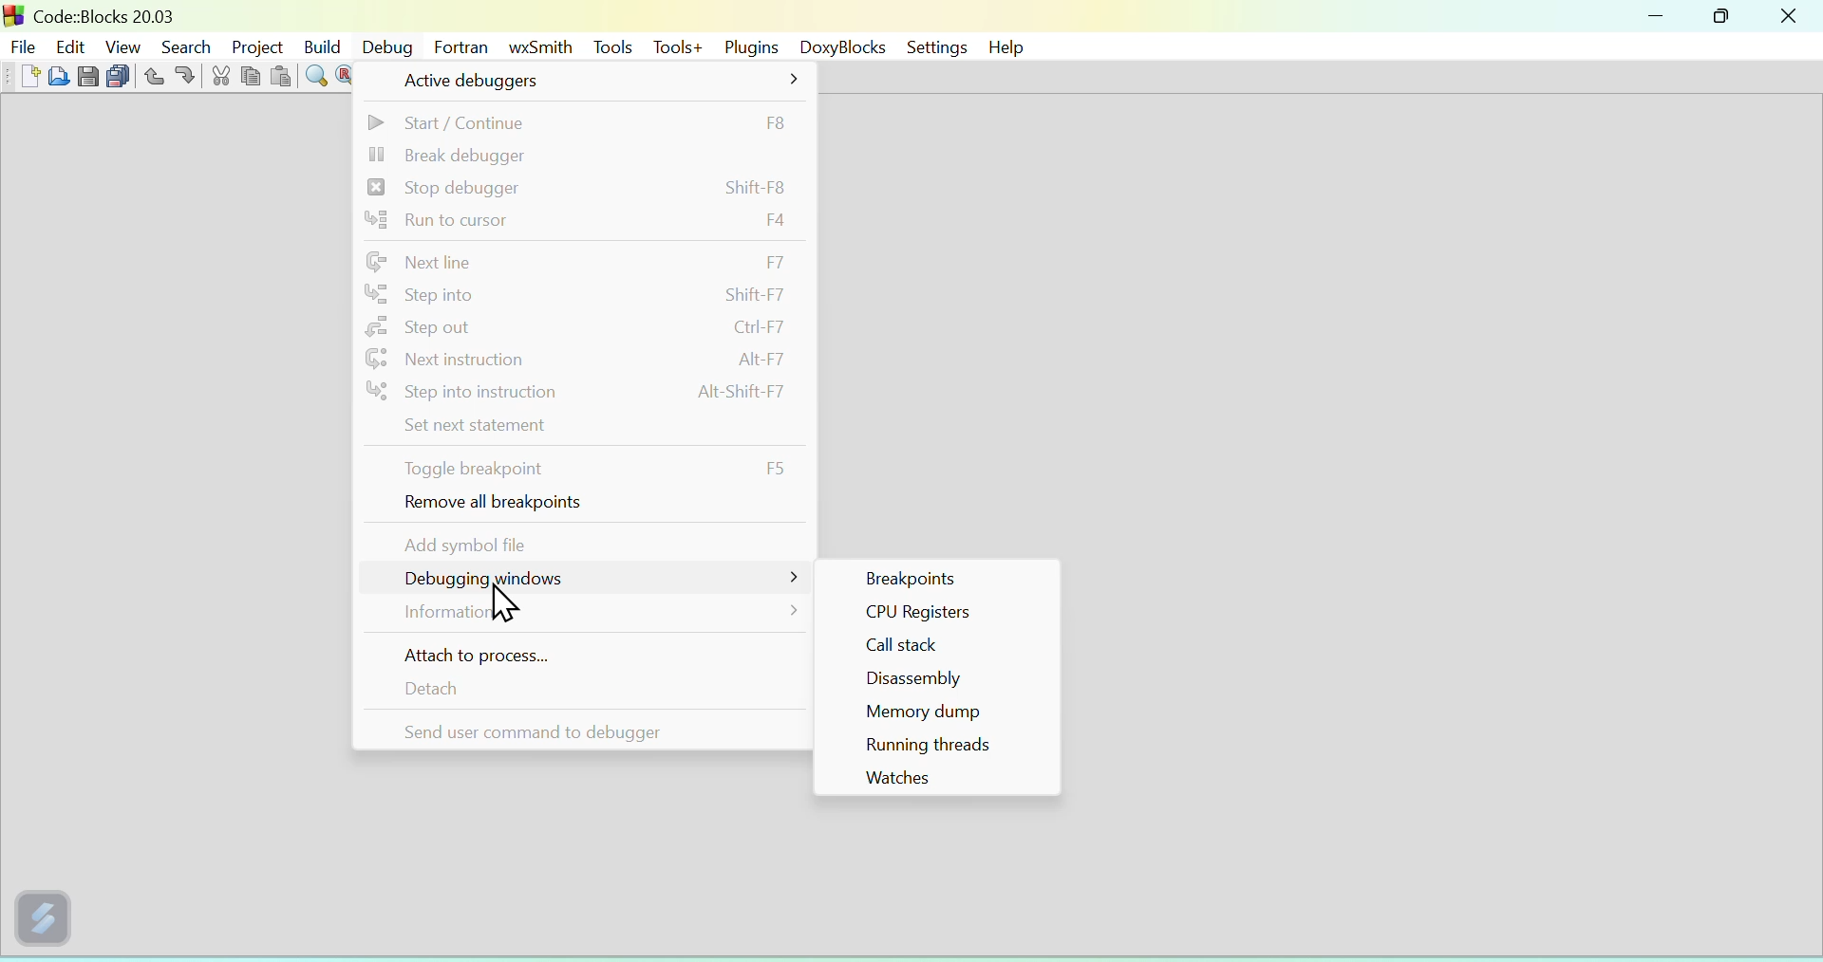 Image resolution: width=1823 pixels, height=962 pixels. What do you see at coordinates (150, 76) in the screenshot?
I see `undo` at bounding box center [150, 76].